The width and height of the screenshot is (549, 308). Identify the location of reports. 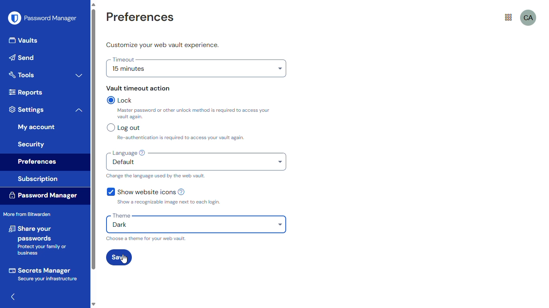
(25, 92).